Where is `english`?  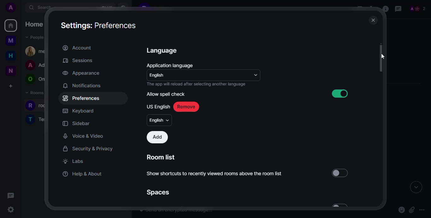
english is located at coordinates (160, 120).